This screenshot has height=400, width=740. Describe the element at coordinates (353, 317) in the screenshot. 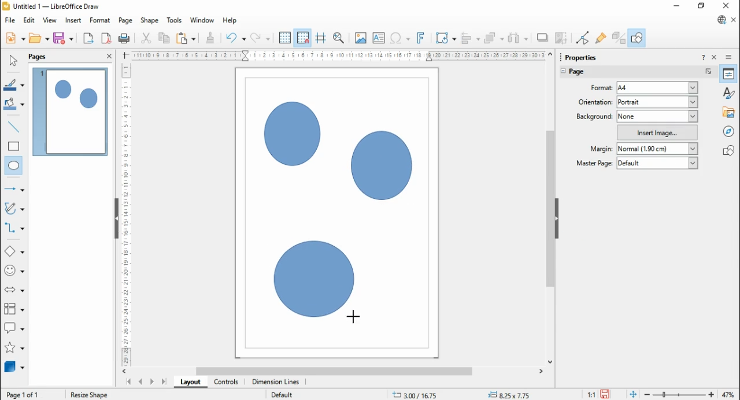

I see `Cursor` at that location.